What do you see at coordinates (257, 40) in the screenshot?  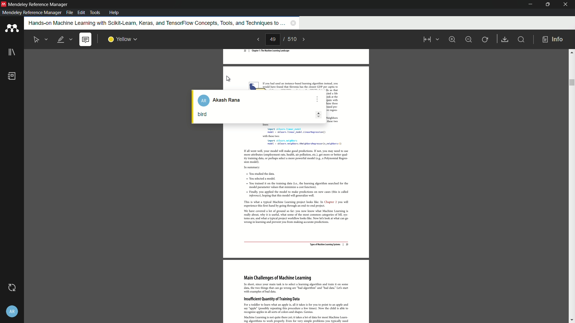 I see `previous page` at bounding box center [257, 40].